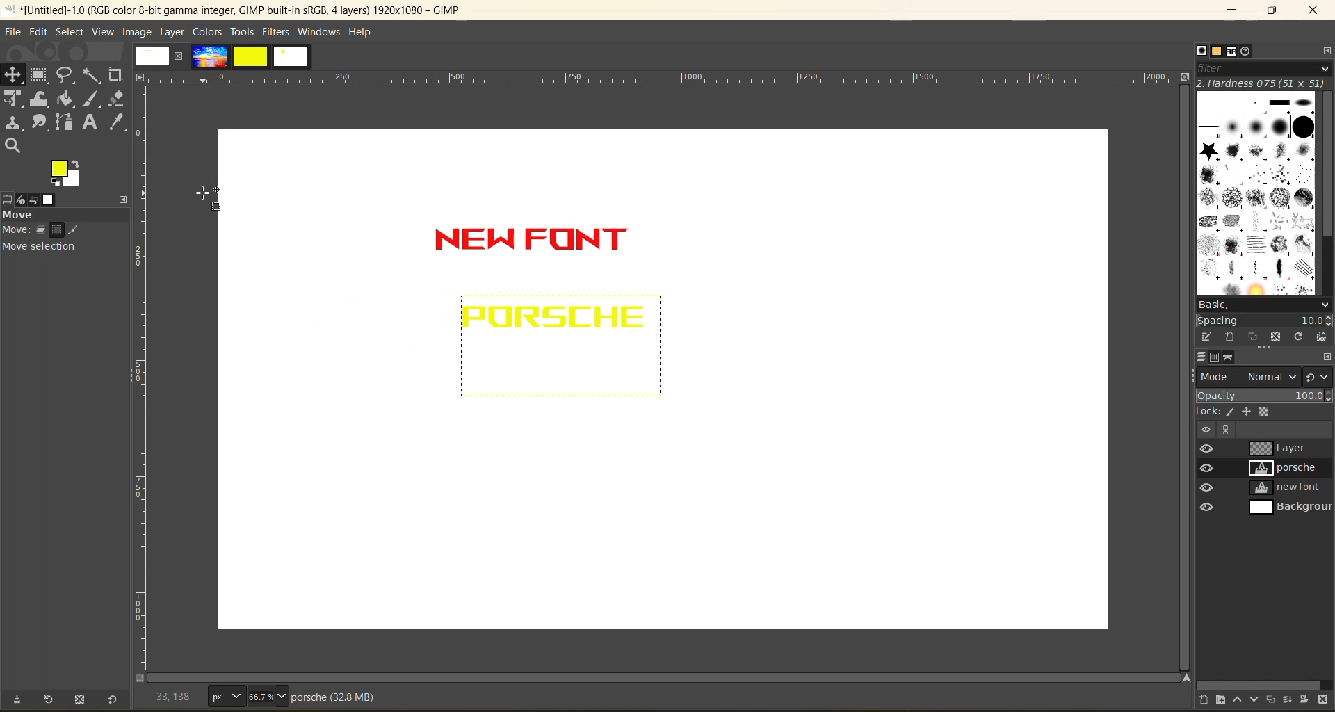 This screenshot has width=1335, height=712. What do you see at coordinates (208, 33) in the screenshot?
I see `colors` at bounding box center [208, 33].